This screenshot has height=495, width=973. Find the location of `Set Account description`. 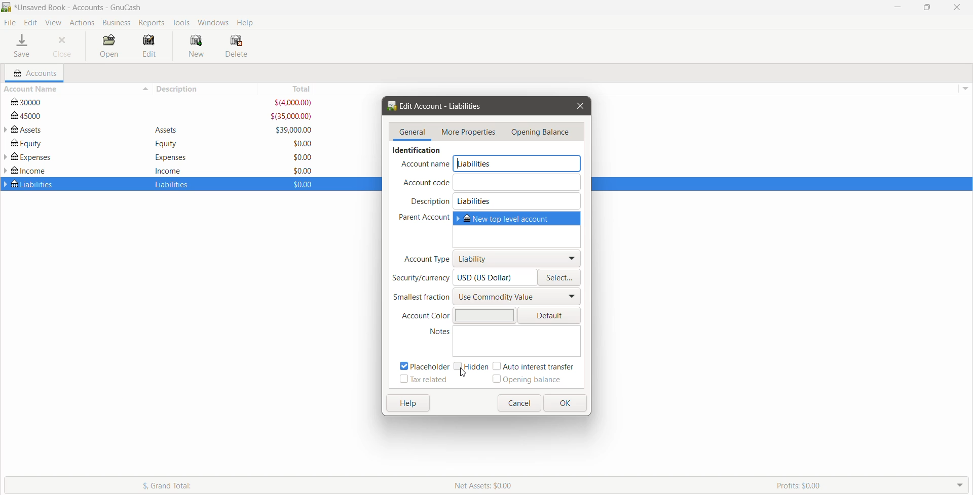

Set Account description is located at coordinates (518, 201).